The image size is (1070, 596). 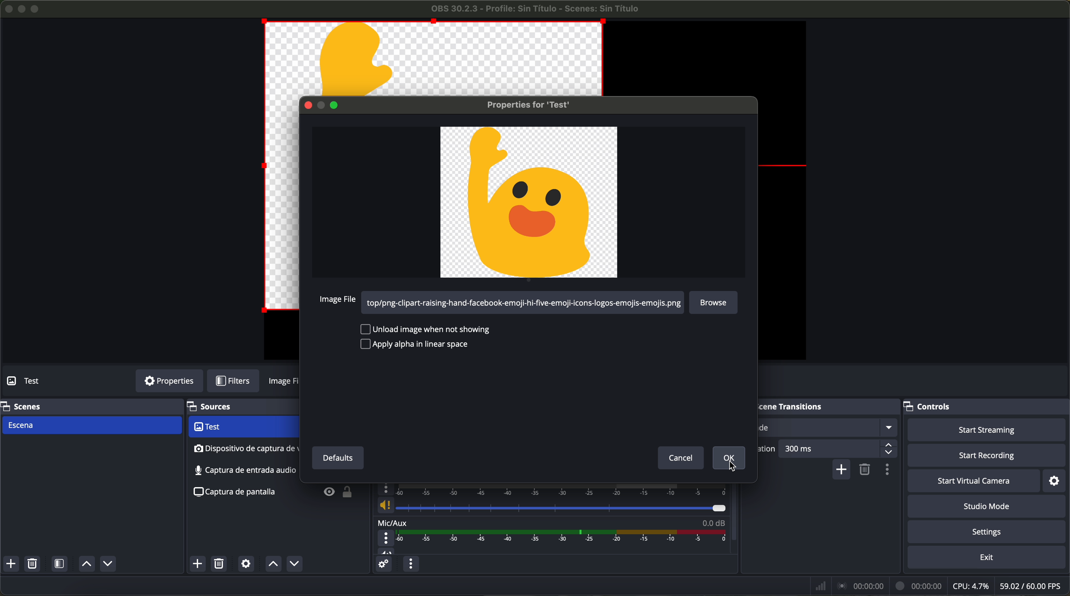 I want to click on more options, so click(x=387, y=538).